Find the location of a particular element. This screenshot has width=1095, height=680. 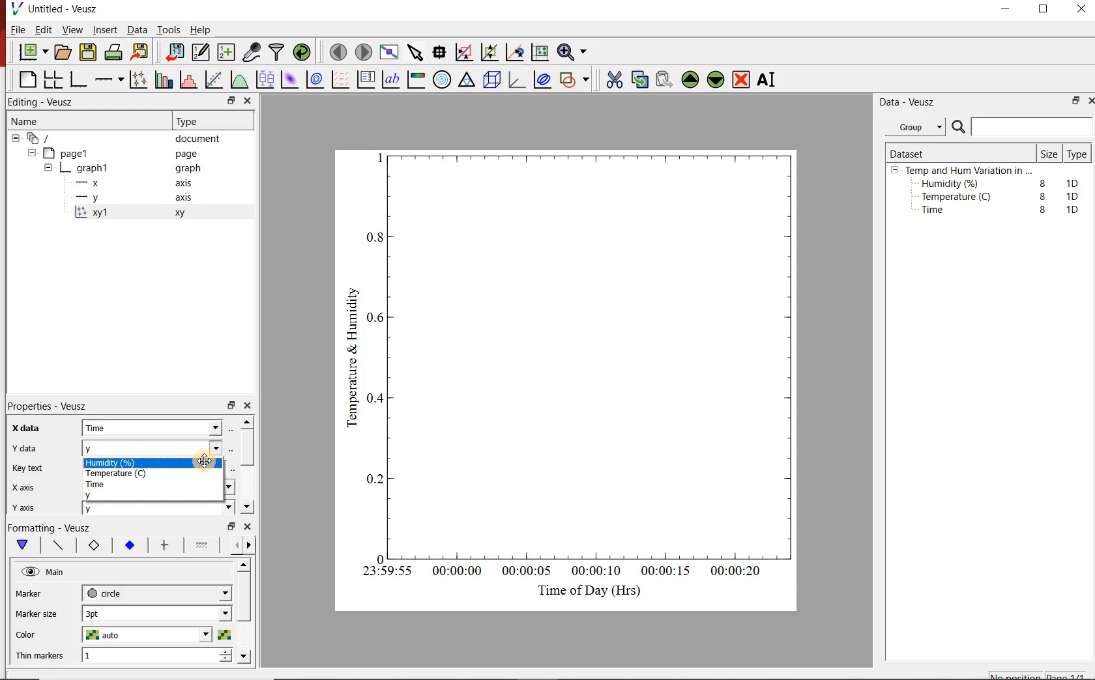

Key text is located at coordinates (29, 470).